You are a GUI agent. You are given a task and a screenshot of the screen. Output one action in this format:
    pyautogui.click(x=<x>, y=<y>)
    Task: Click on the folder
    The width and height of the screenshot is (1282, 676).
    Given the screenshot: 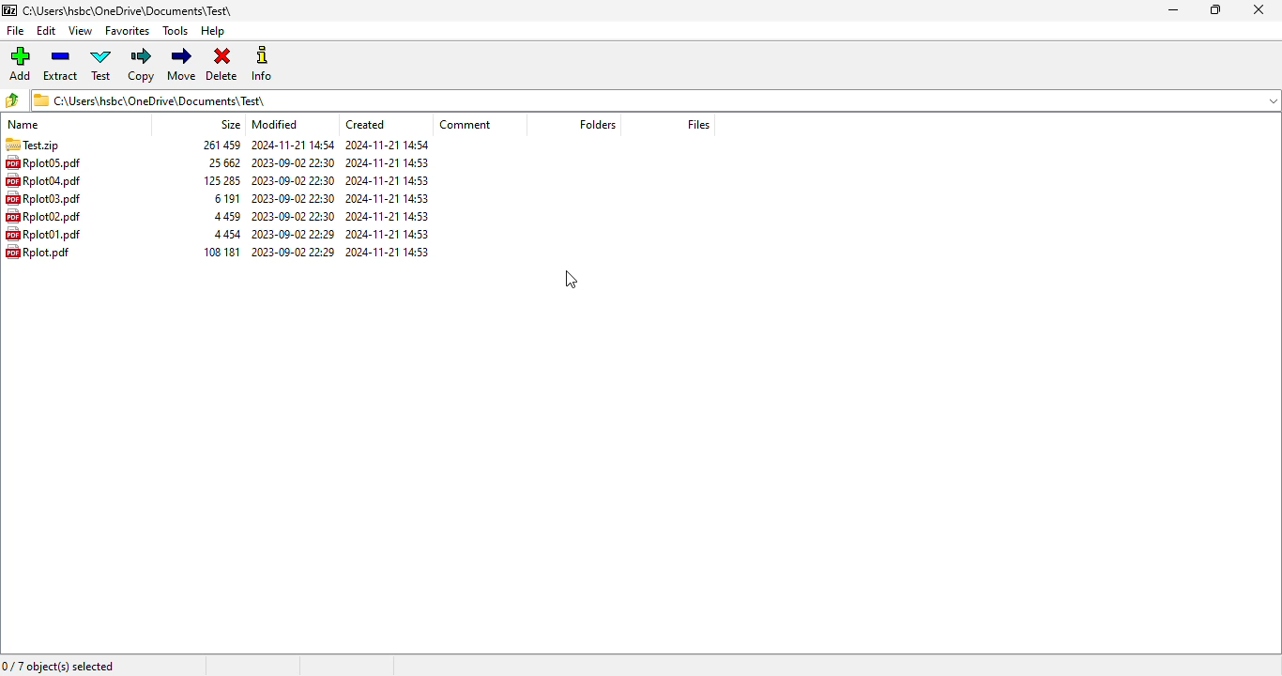 What is the action you would take?
    pyautogui.click(x=130, y=10)
    